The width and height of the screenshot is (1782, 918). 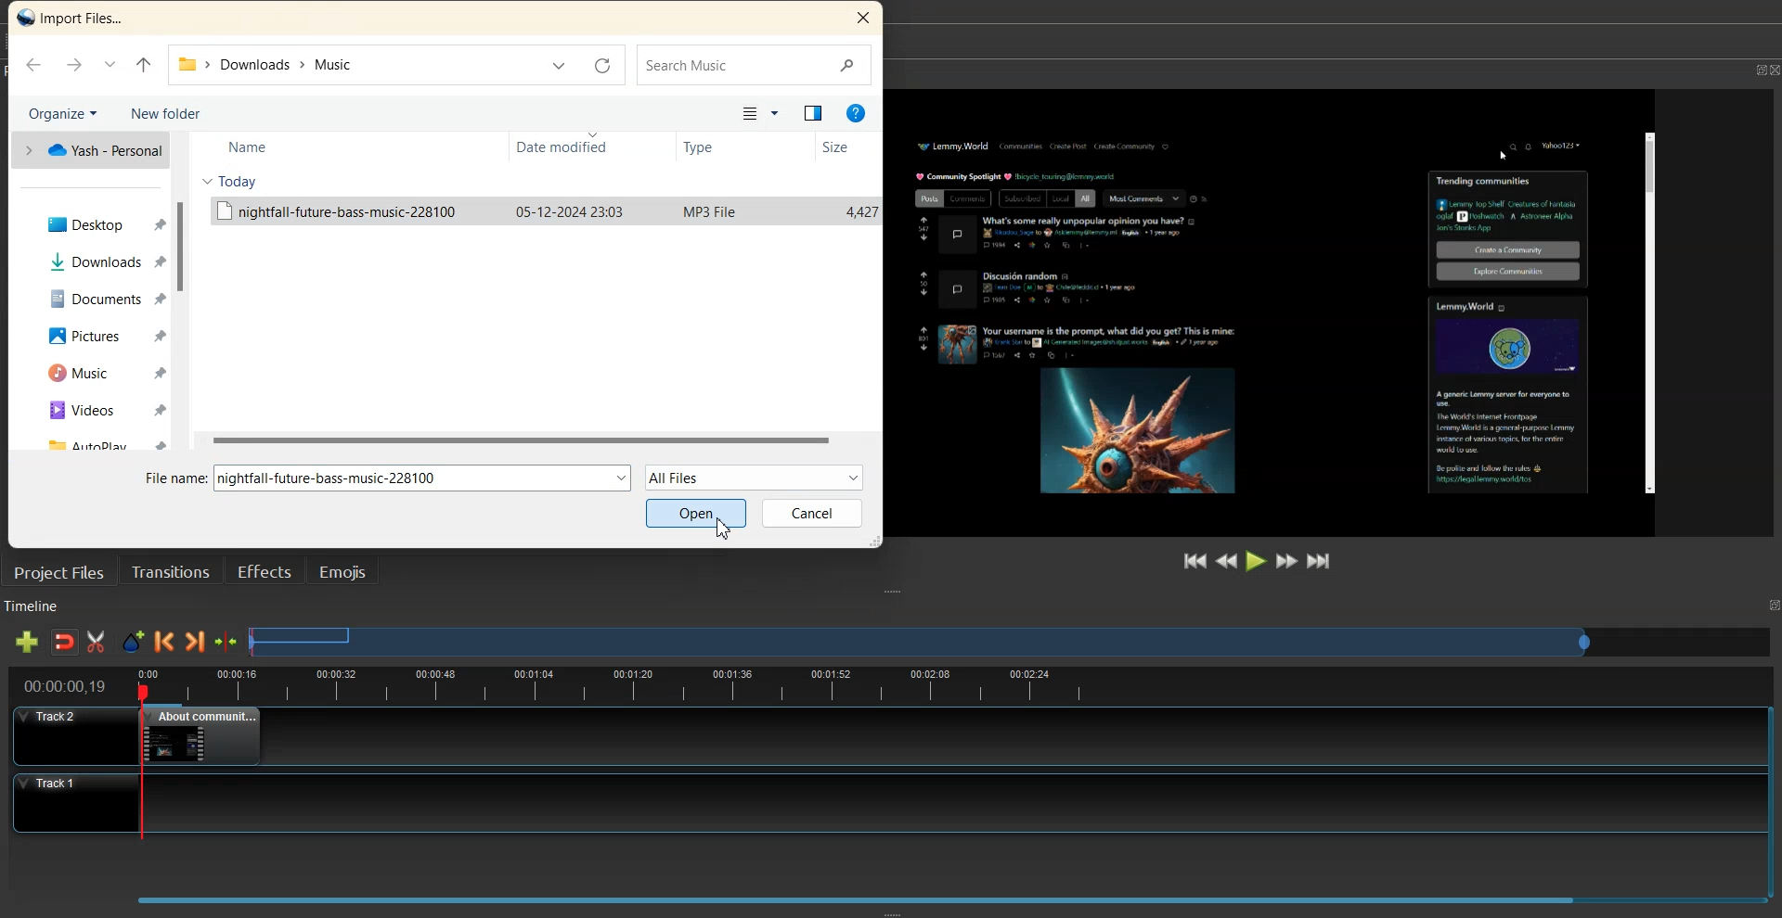 I want to click on Add Marker, so click(x=133, y=642).